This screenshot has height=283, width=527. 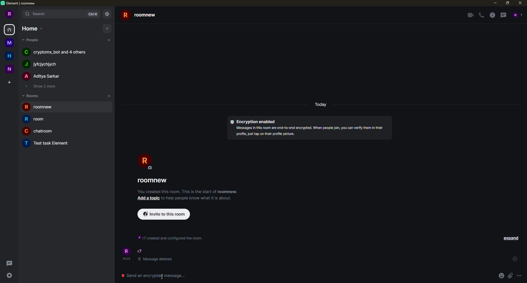 What do you see at coordinates (492, 15) in the screenshot?
I see `info` at bounding box center [492, 15].